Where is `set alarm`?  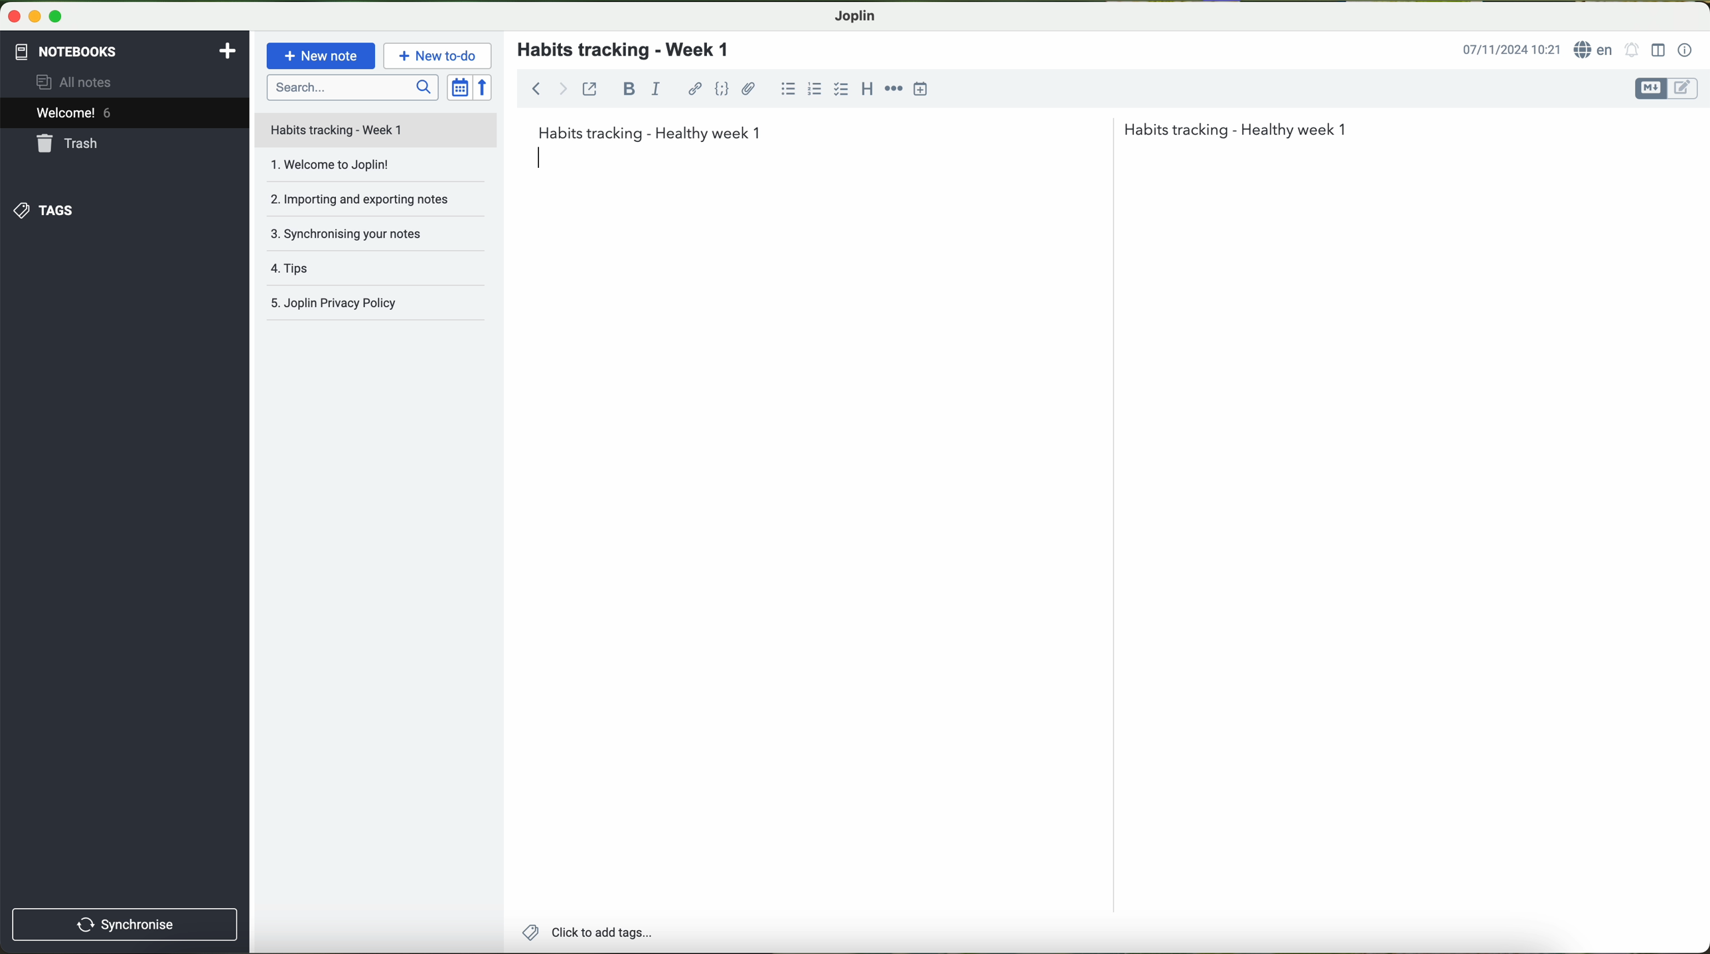 set alarm is located at coordinates (1632, 49).